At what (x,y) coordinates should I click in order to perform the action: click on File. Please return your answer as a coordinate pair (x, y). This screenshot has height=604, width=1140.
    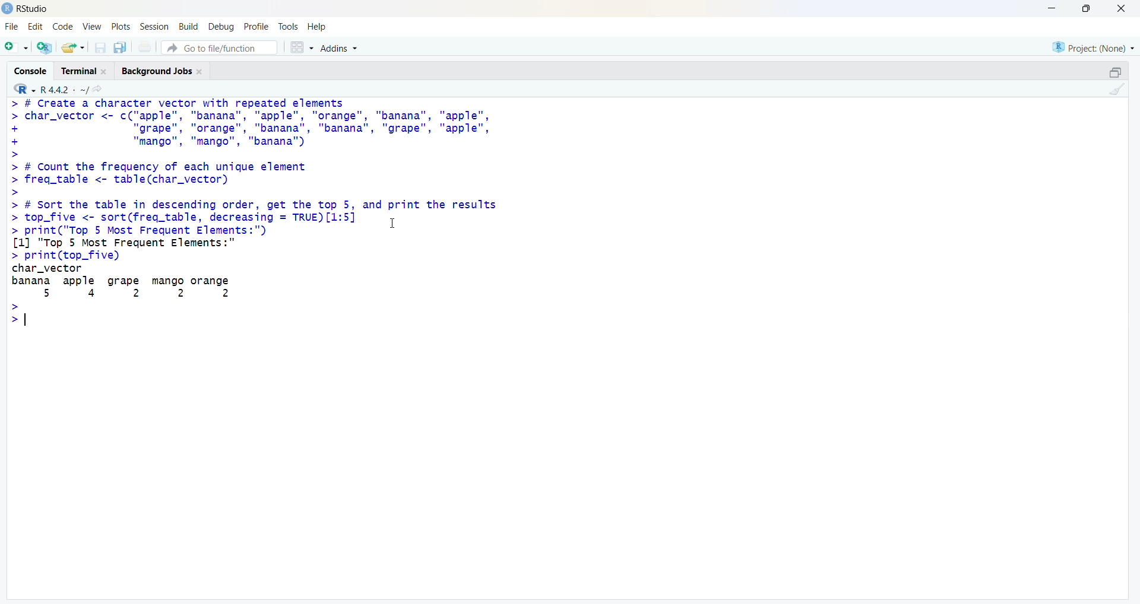
    Looking at the image, I should click on (11, 26).